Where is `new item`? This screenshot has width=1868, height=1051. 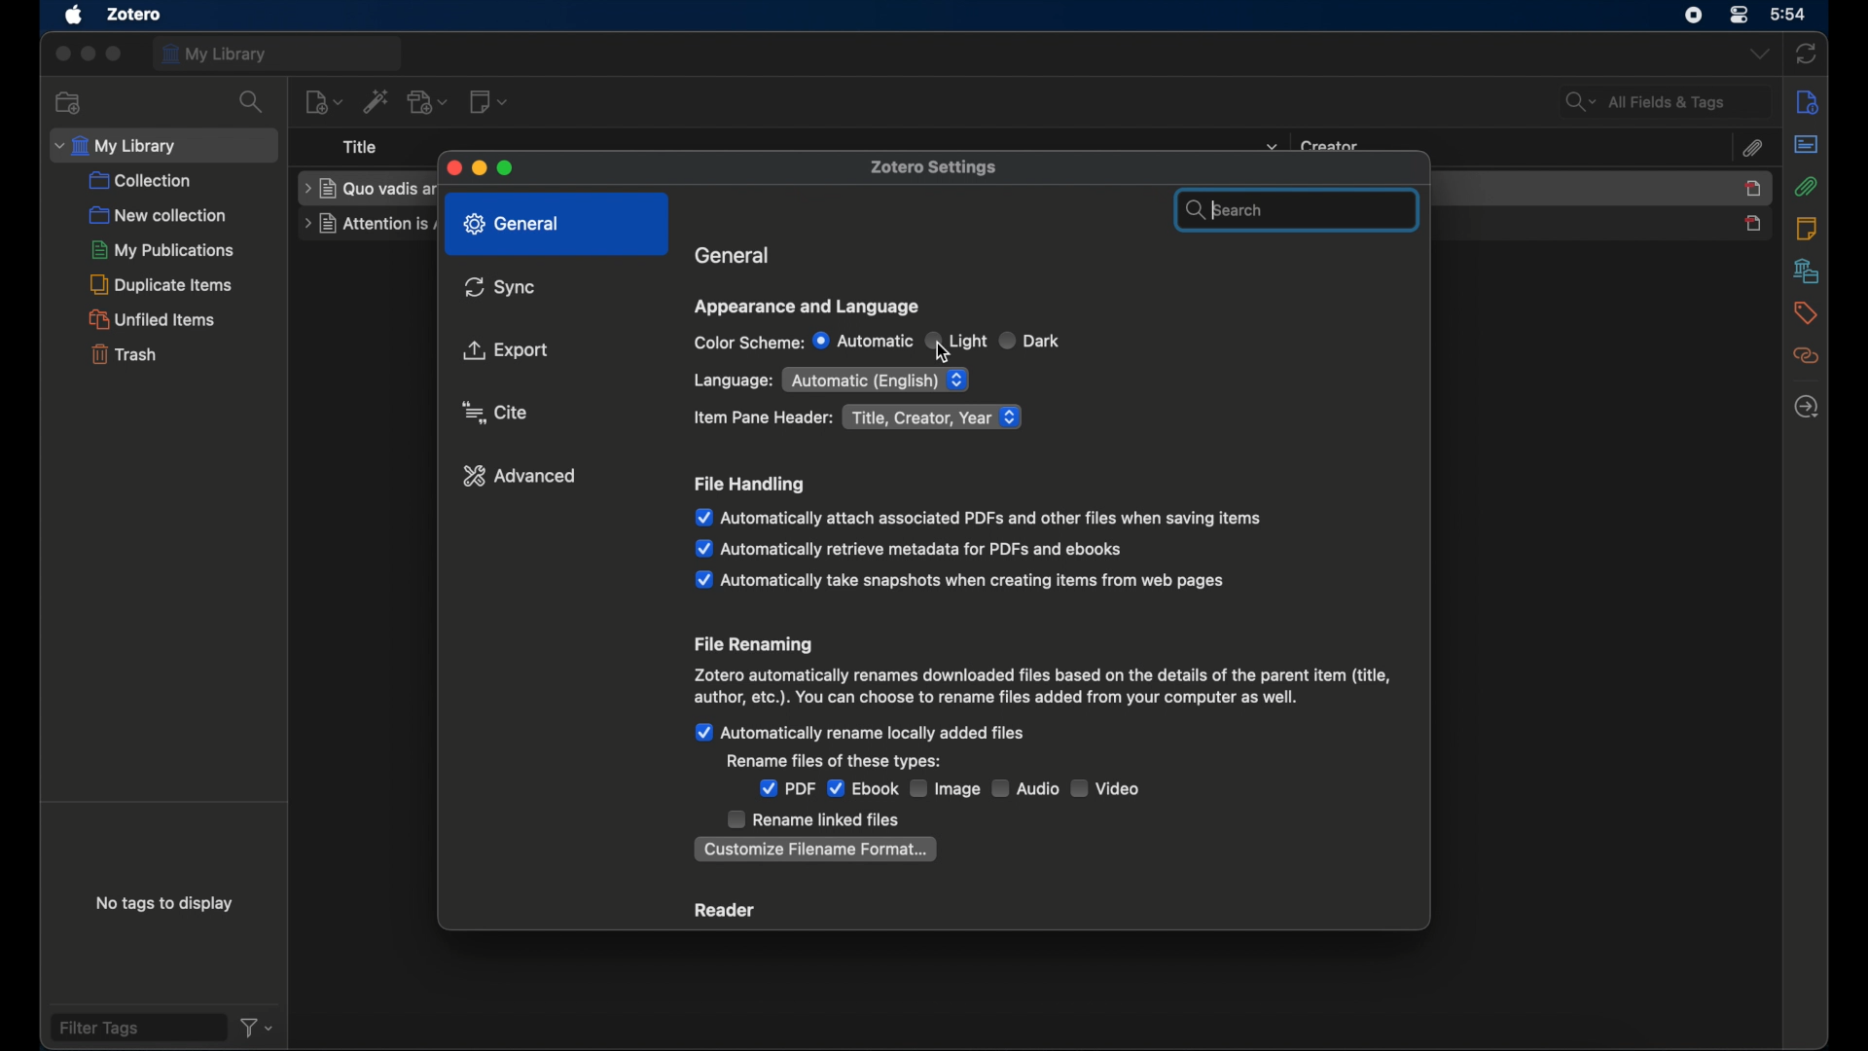 new item is located at coordinates (326, 102).